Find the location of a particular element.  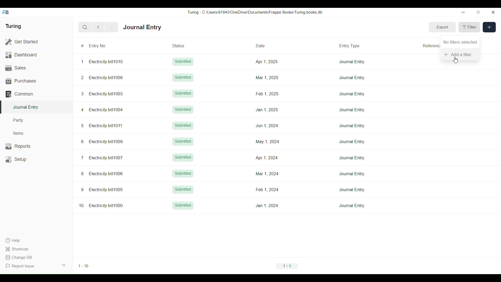

Apr 1, 2024 is located at coordinates (266, 158).